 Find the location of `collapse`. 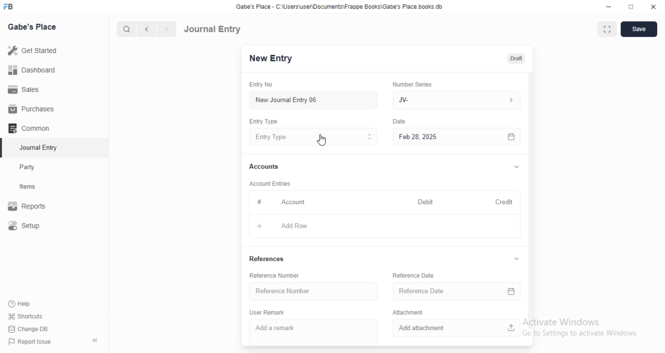

collapse is located at coordinates (517, 259).